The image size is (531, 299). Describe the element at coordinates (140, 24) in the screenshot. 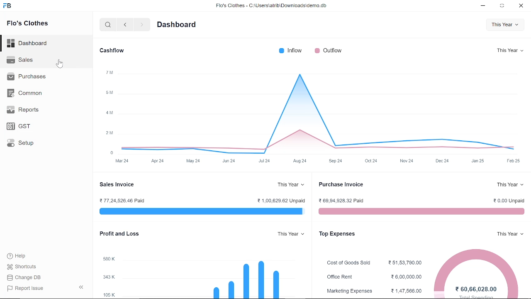

I see `next` at that location.